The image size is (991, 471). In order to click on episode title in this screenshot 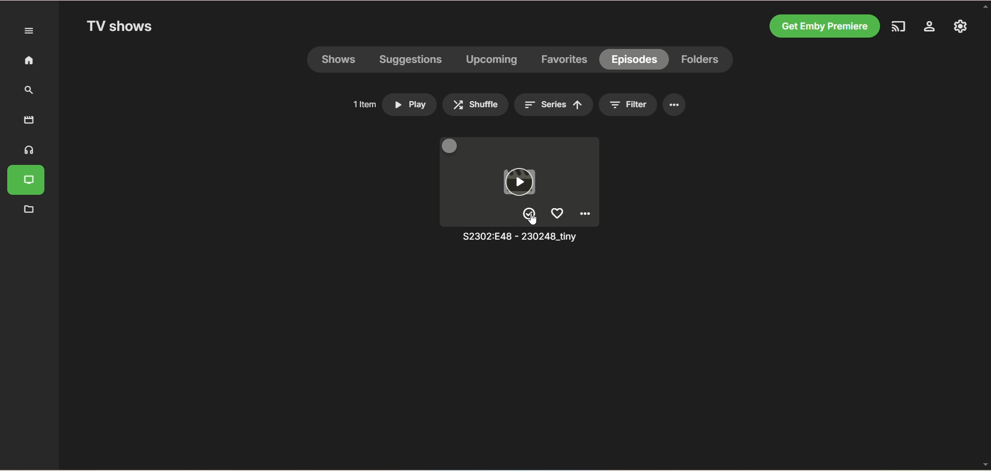, I will do `click(516, 238)`.